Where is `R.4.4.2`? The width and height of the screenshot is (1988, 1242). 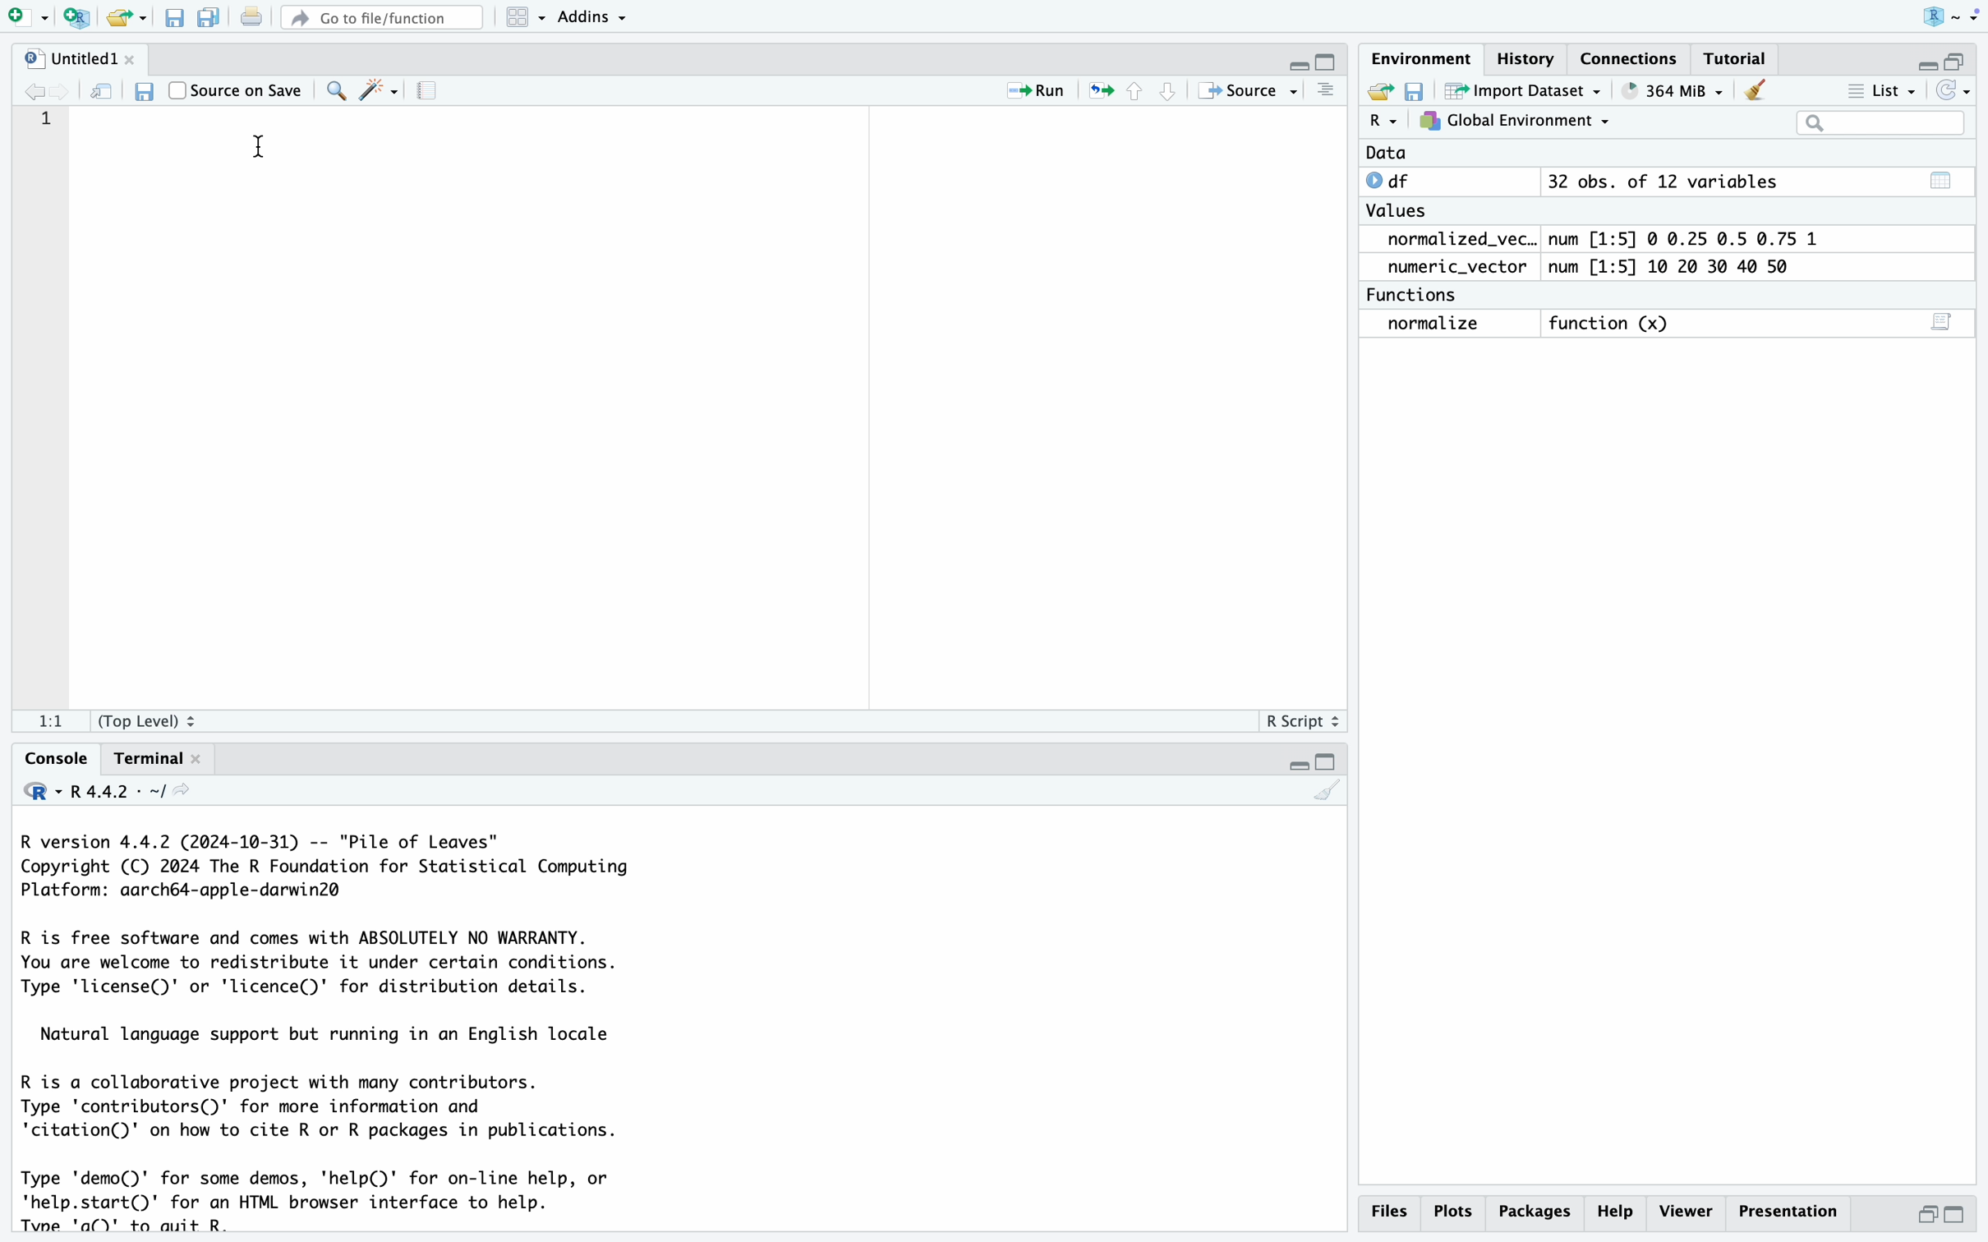 R.4.4.2 is located at coordinates (107, 791).